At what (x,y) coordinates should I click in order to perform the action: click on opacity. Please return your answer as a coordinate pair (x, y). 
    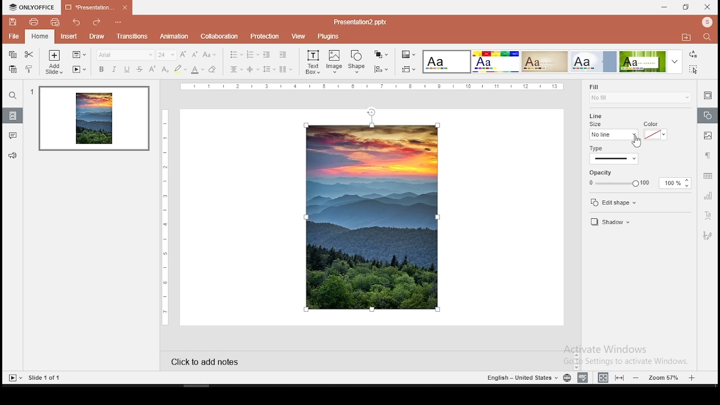
    Looking at the image, I should click on (638, 178).